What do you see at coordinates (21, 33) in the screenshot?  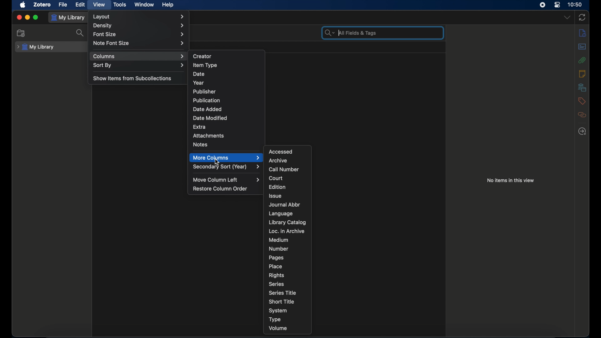 I see `new collection` at bounding box center [21, 33].